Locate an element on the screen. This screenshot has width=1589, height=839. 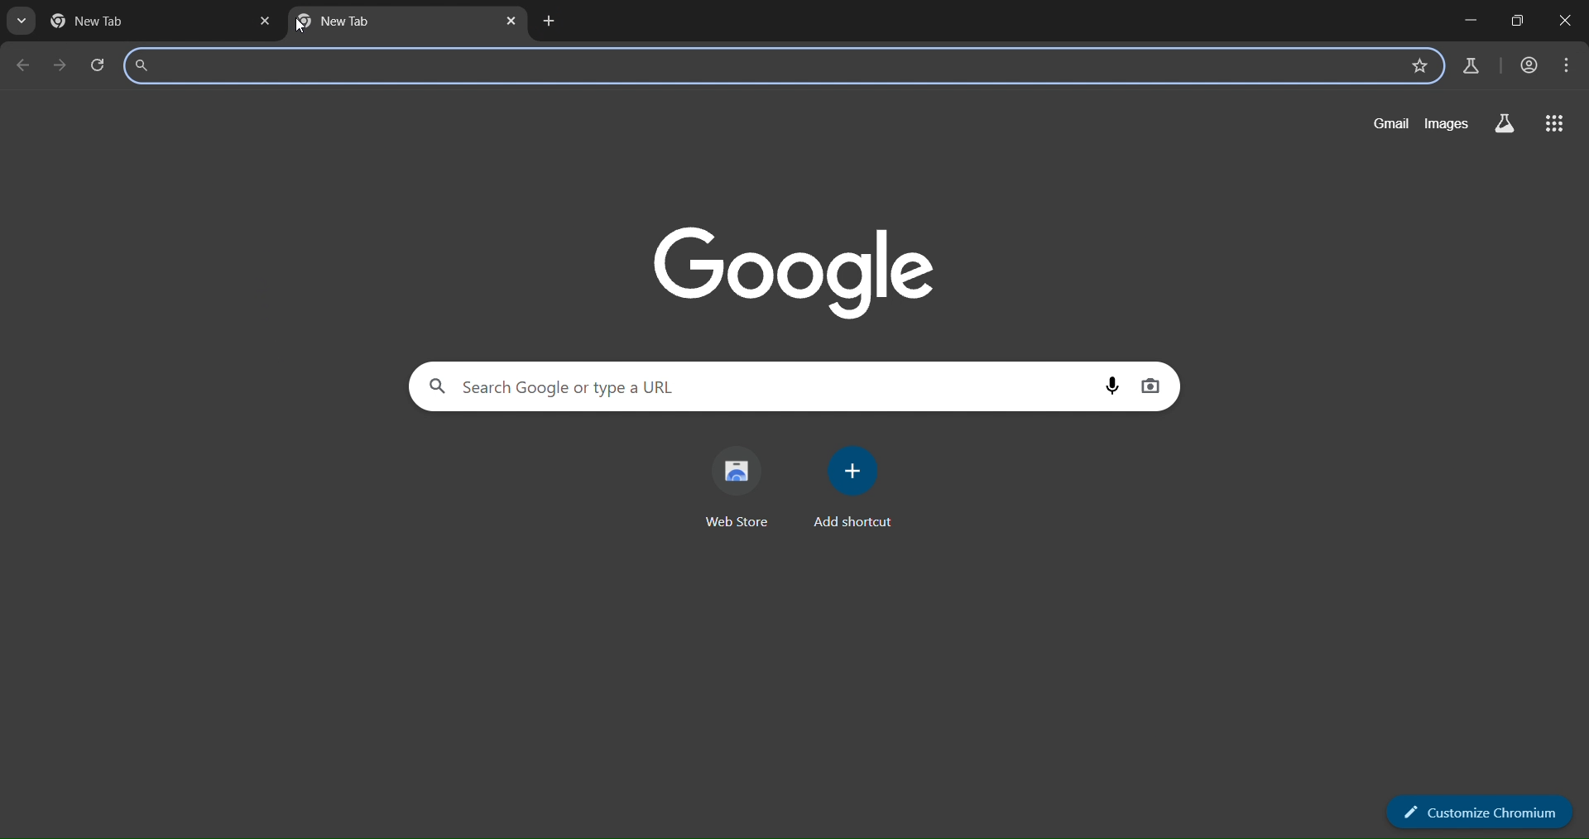
Search Google or type a URL is located at coordinates (761, 386).